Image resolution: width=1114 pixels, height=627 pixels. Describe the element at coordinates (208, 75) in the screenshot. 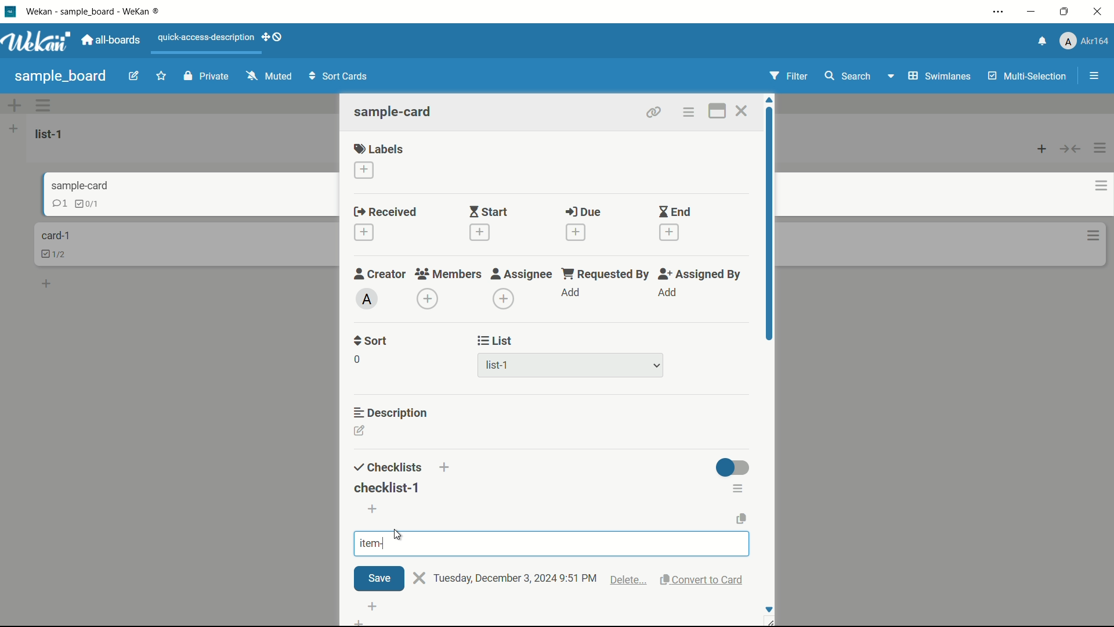

I see `private` at that location.